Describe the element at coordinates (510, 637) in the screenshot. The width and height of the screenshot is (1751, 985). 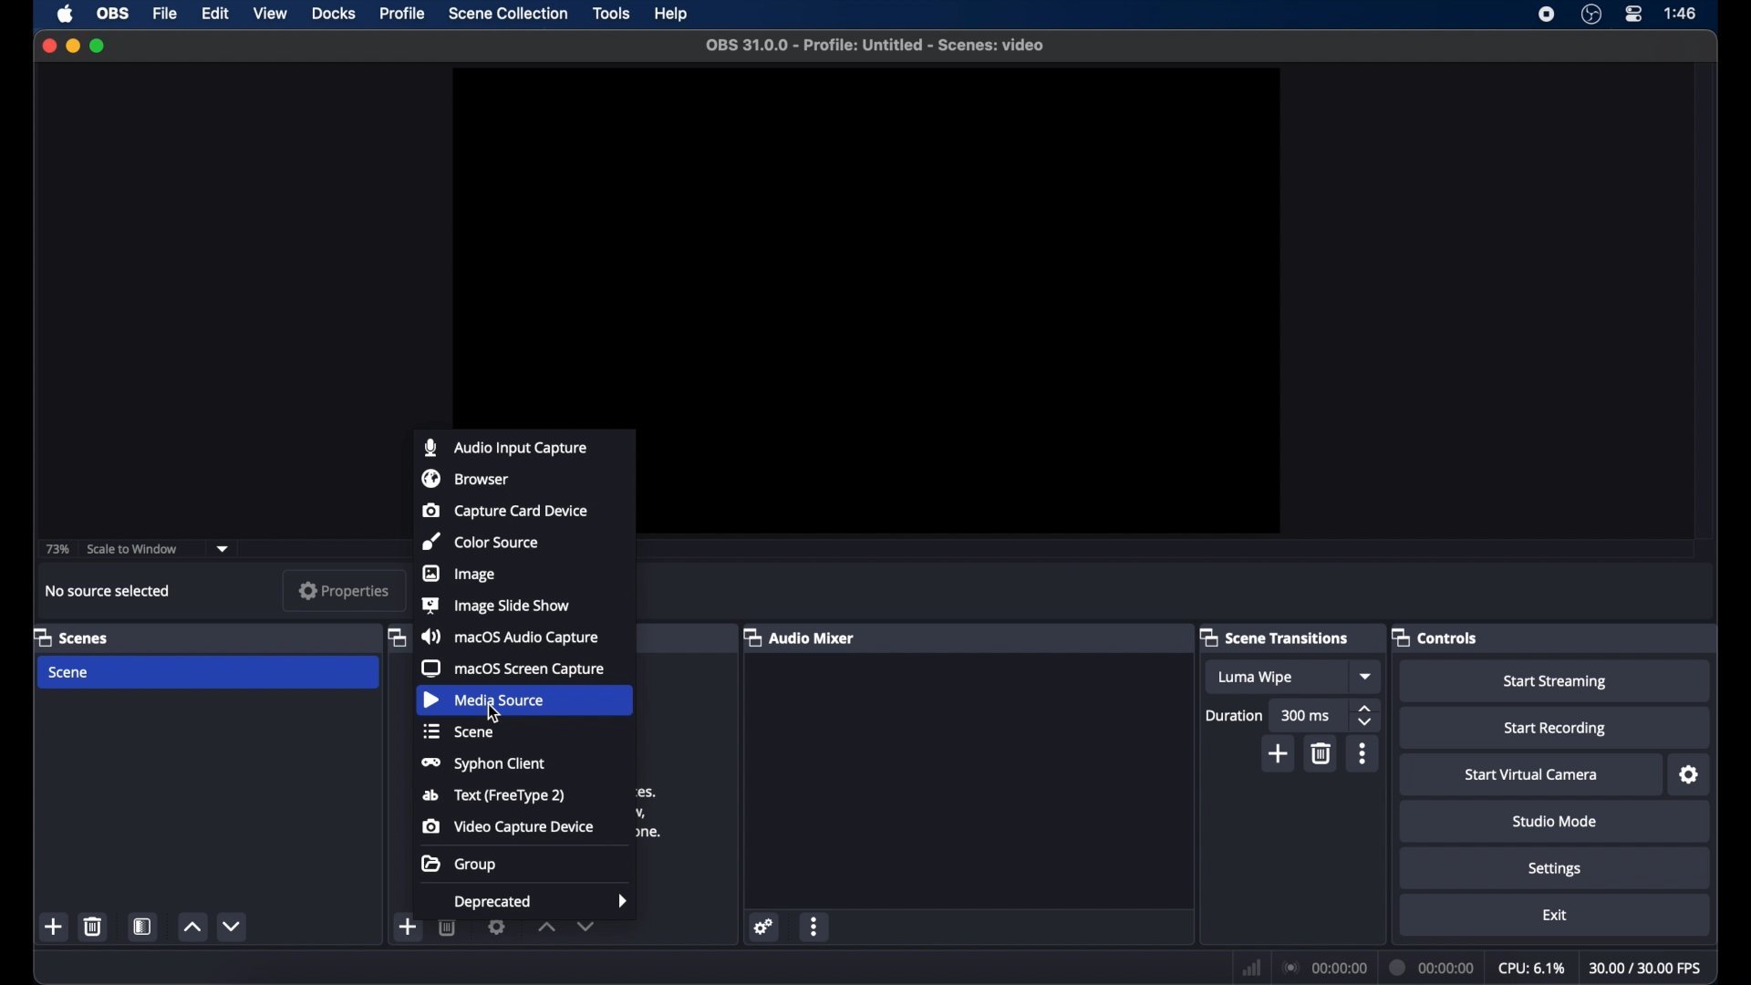
I see `macOS audio capture` at that location.